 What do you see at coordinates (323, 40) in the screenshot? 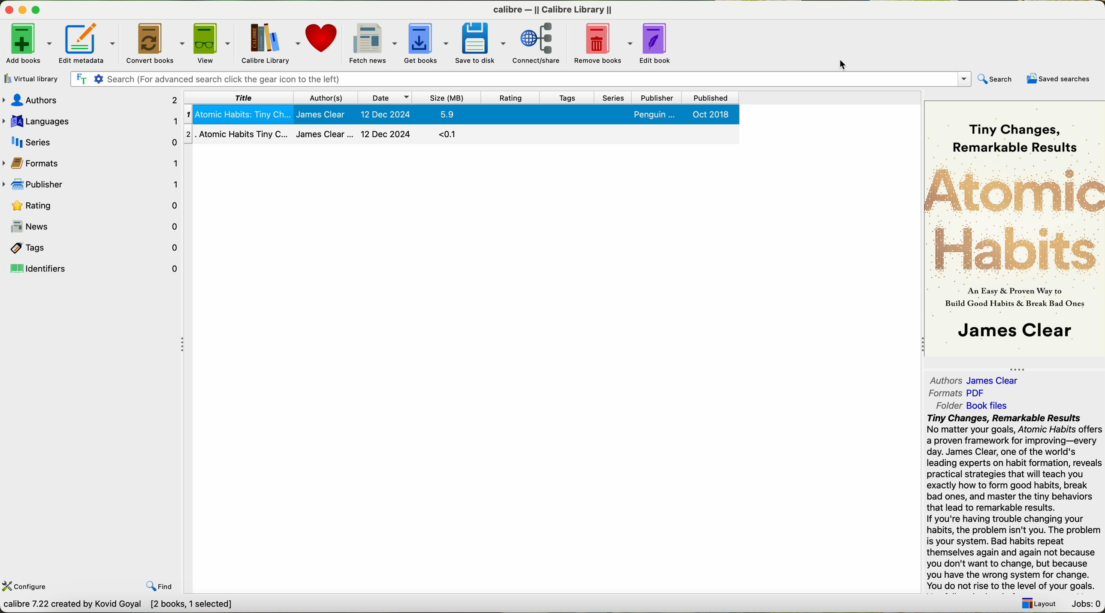
I see `donate` at bounding box center [323, 40].